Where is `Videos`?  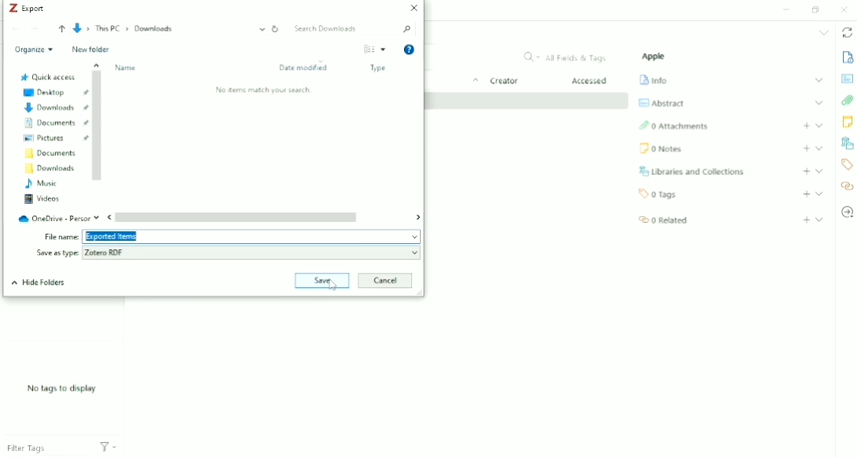
Videos is located at coordinates (42, 199).